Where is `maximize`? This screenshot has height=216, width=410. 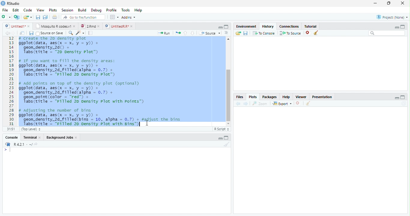
maximize is located at coordinates (403, 97).